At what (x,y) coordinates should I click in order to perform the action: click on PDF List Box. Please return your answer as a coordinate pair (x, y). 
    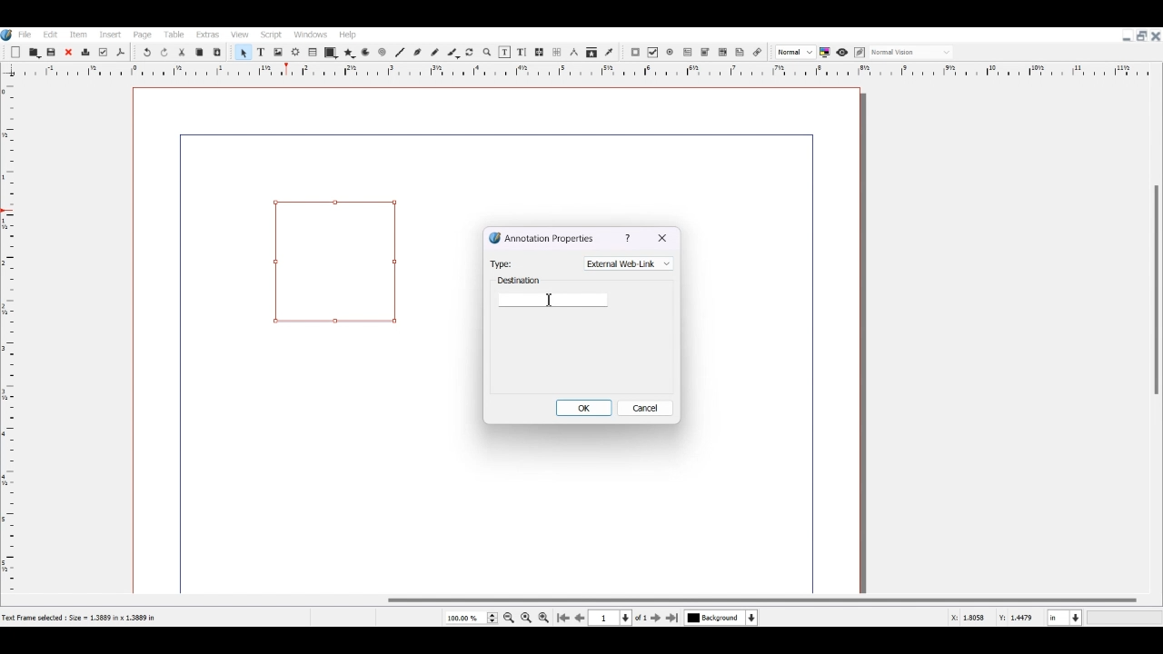
    Looking at the image, I should click on (722, 53).